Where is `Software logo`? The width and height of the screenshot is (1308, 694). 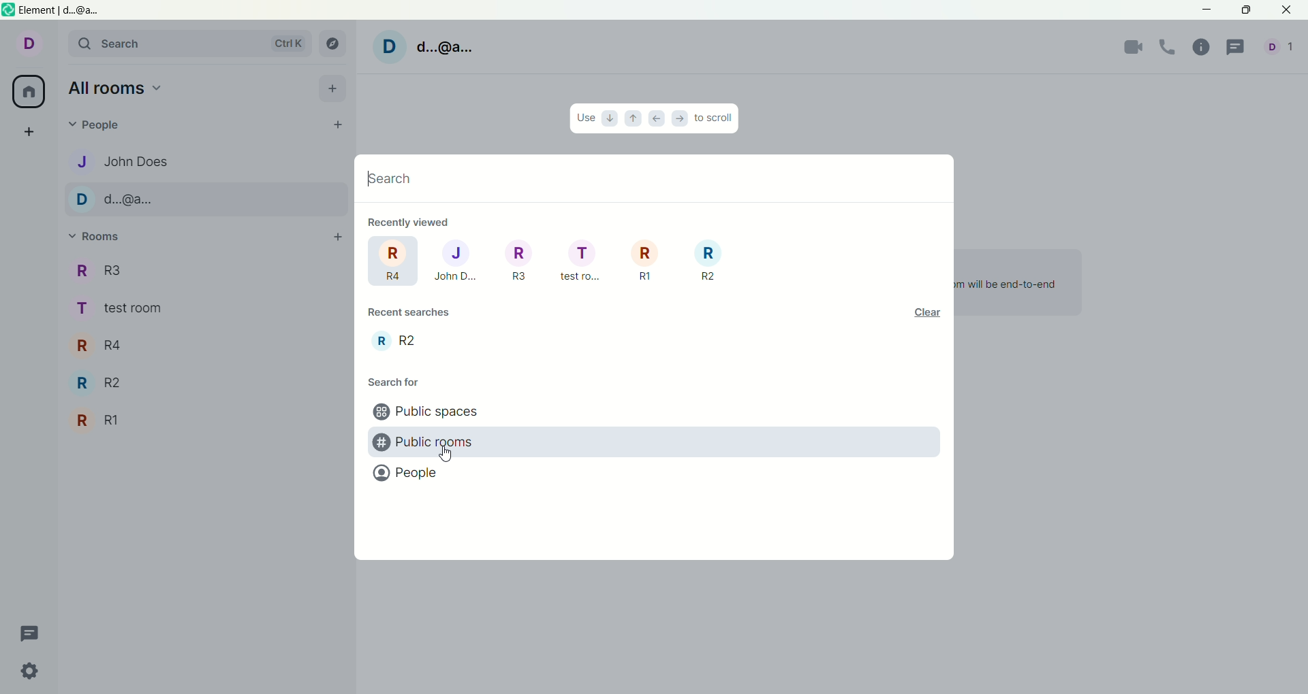
Software logo is located at coordinates (8, 10).